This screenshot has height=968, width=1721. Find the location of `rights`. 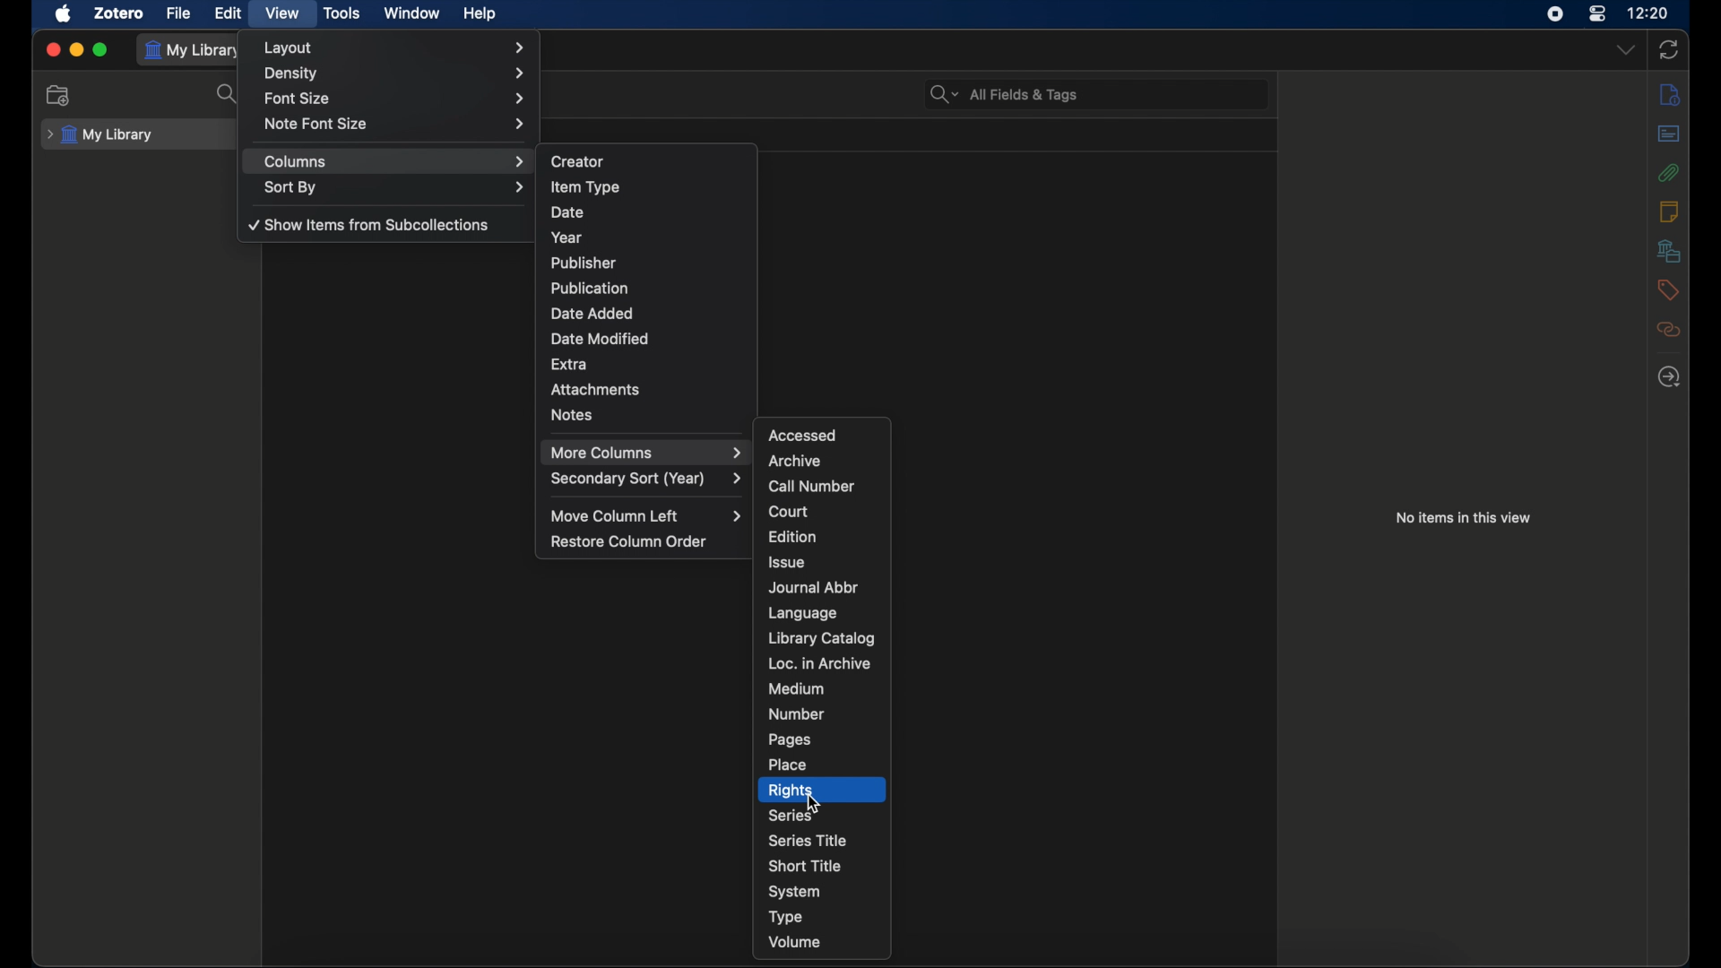

rights is located at coordinates (791, 791).